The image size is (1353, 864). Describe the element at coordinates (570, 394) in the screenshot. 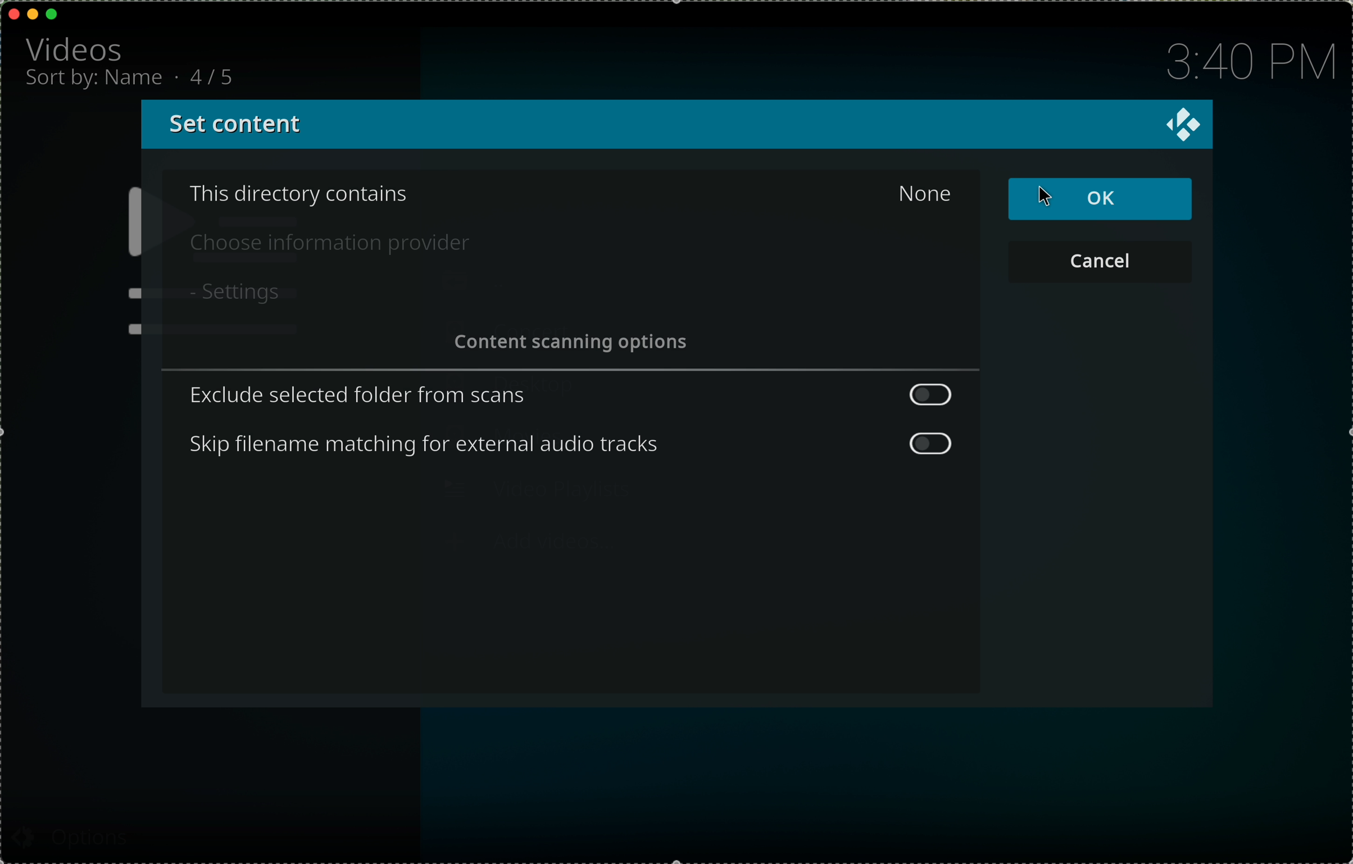

I see `exclude selected folder from scans option` at that location.